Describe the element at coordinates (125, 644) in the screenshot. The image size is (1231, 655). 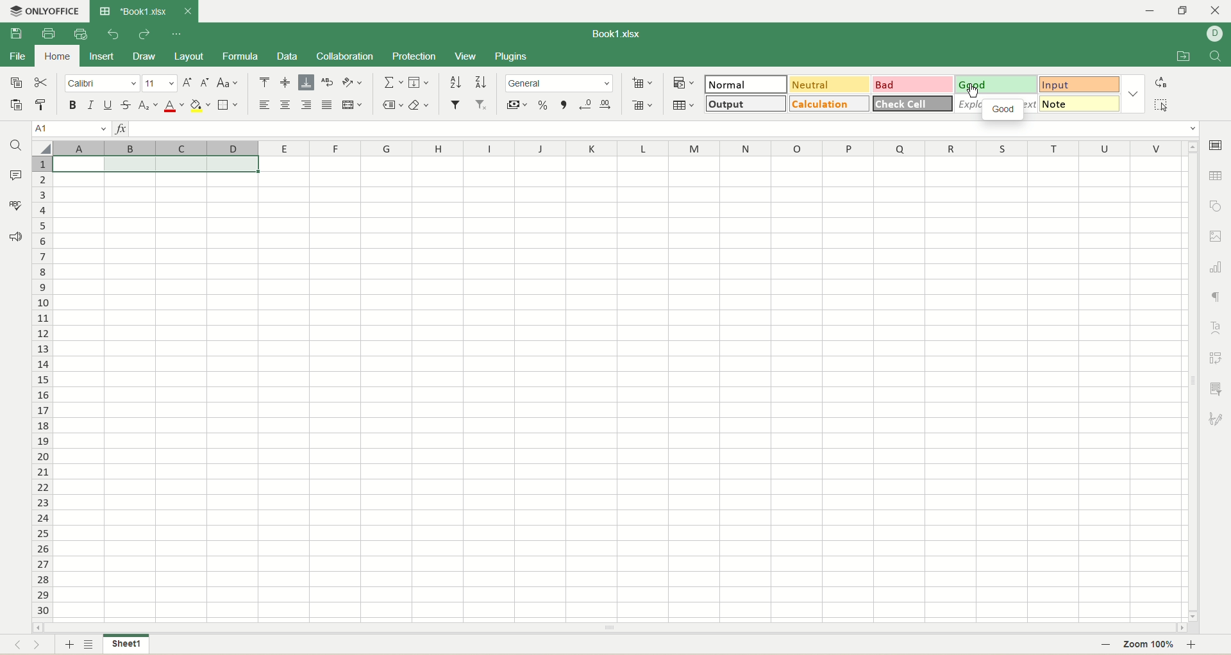
I see `sheet name` at that location.